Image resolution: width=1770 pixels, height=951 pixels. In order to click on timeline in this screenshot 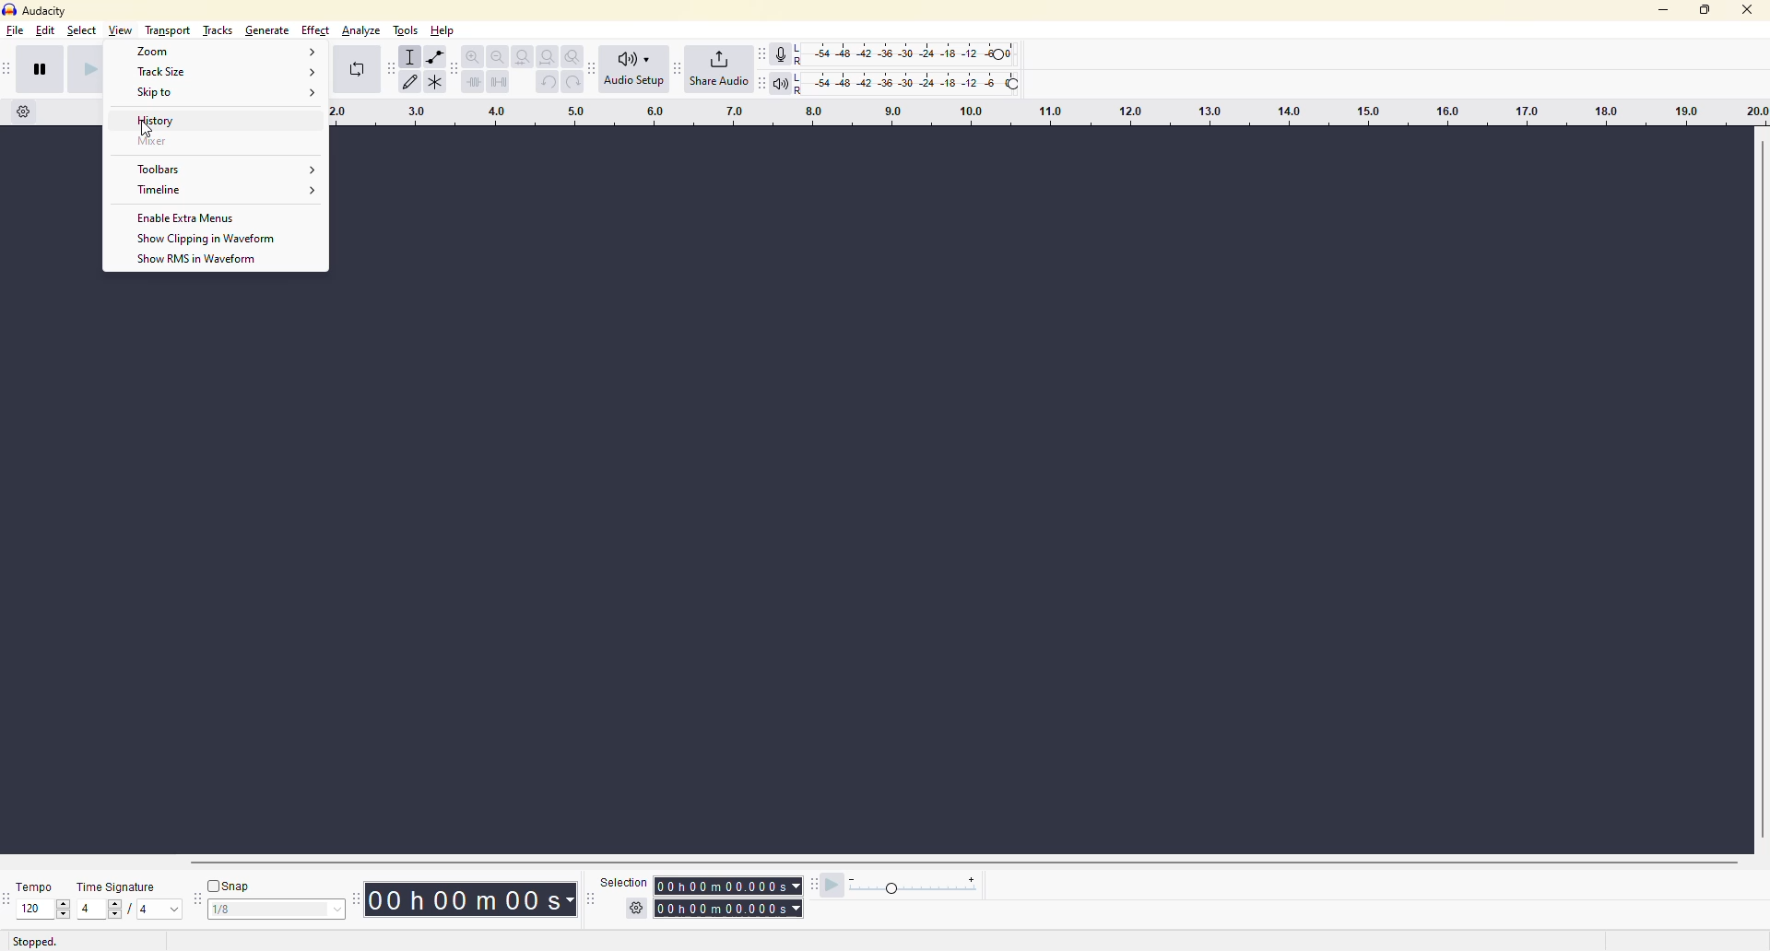, I will do `click(226, 194)`.